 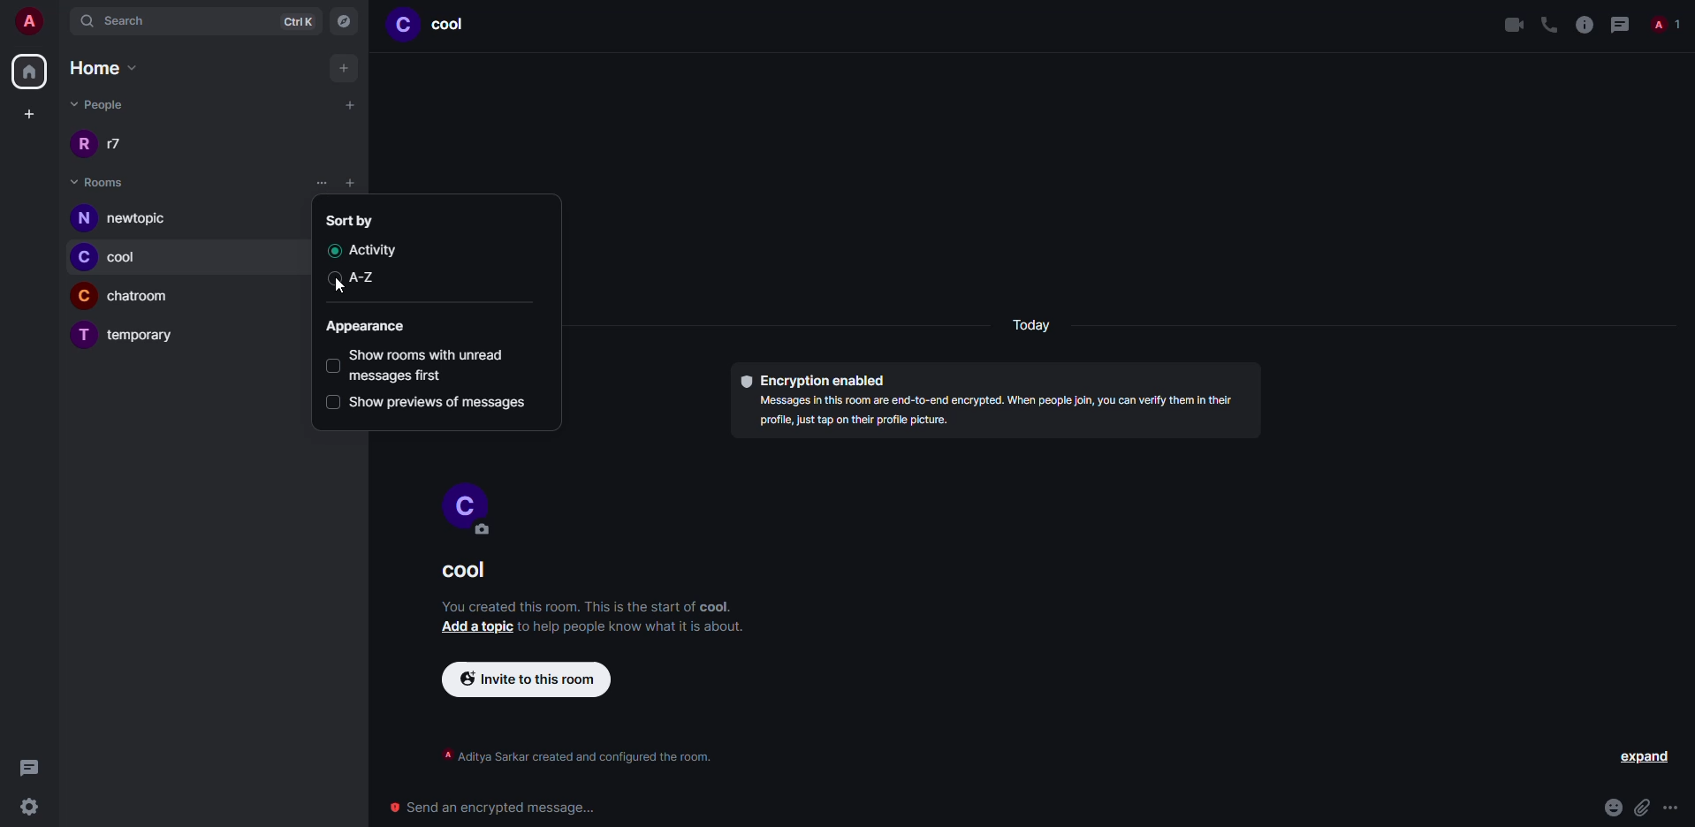 What do you see at coordinates (1611, 808) in the screenshot?
I see `emoji` at bounding box center [1611, 808].